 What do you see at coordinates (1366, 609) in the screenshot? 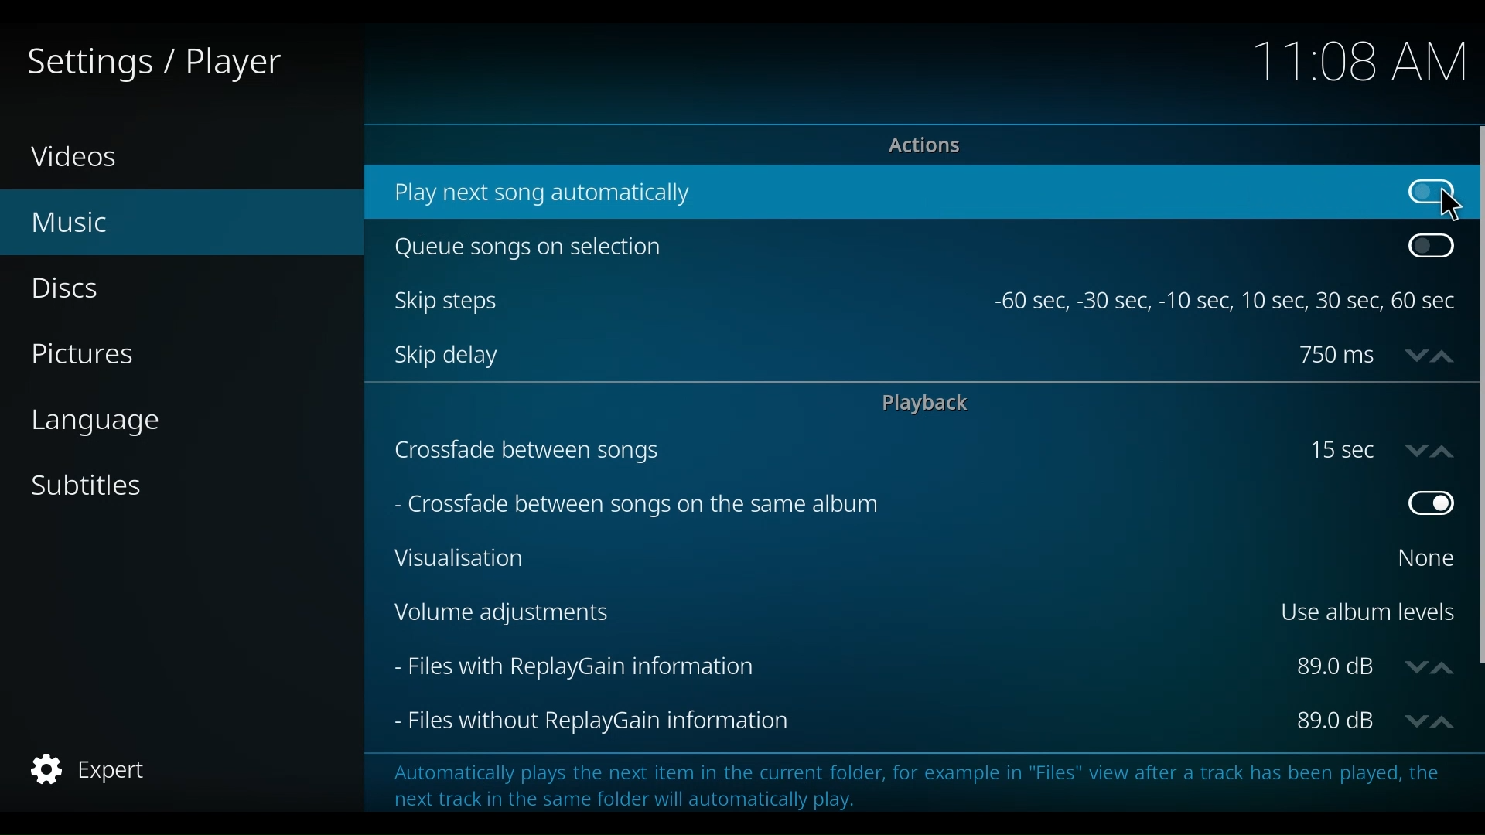
I see `Use album levels` at bounding box center [1366, 609].